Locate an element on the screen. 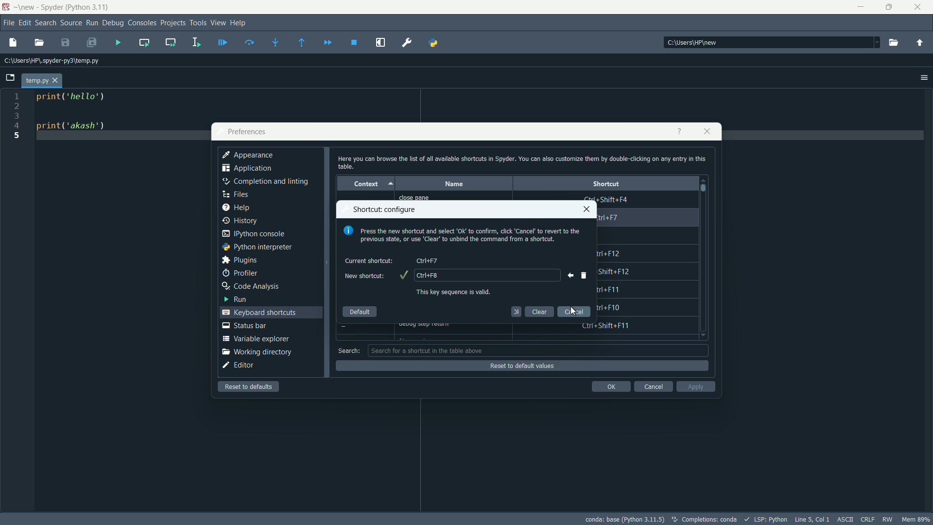 The height and width of the screenshot is (525, 933). file menu is located at coordinates (10, 23).